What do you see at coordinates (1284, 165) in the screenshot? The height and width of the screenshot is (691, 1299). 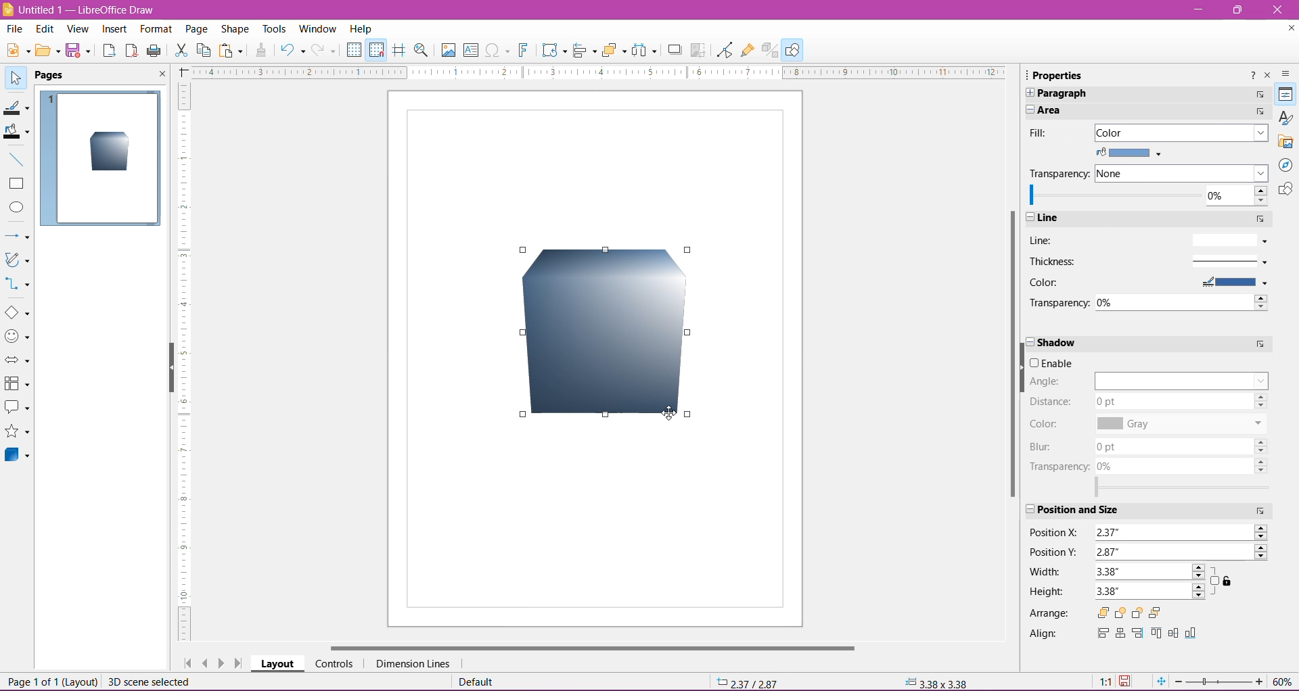 I see `Navigator` at bounding box center [1284, 165].